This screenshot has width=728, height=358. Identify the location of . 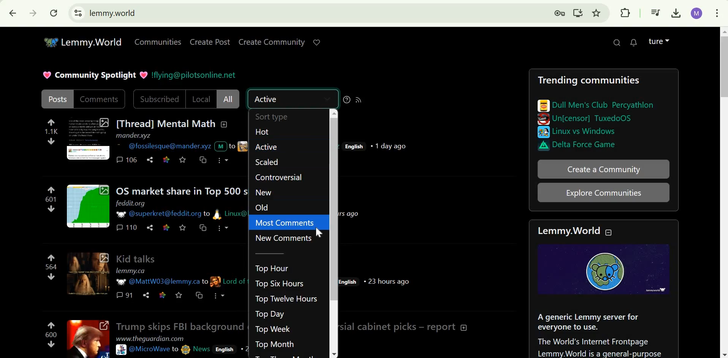
(543, 132).